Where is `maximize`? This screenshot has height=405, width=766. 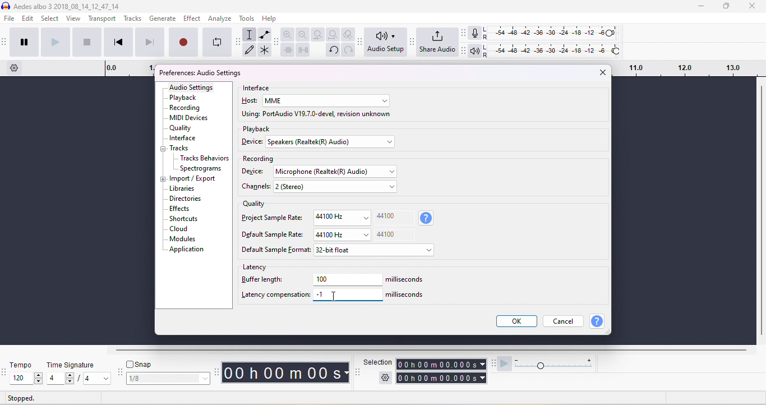 maximize is located at coordinates (726, 6).